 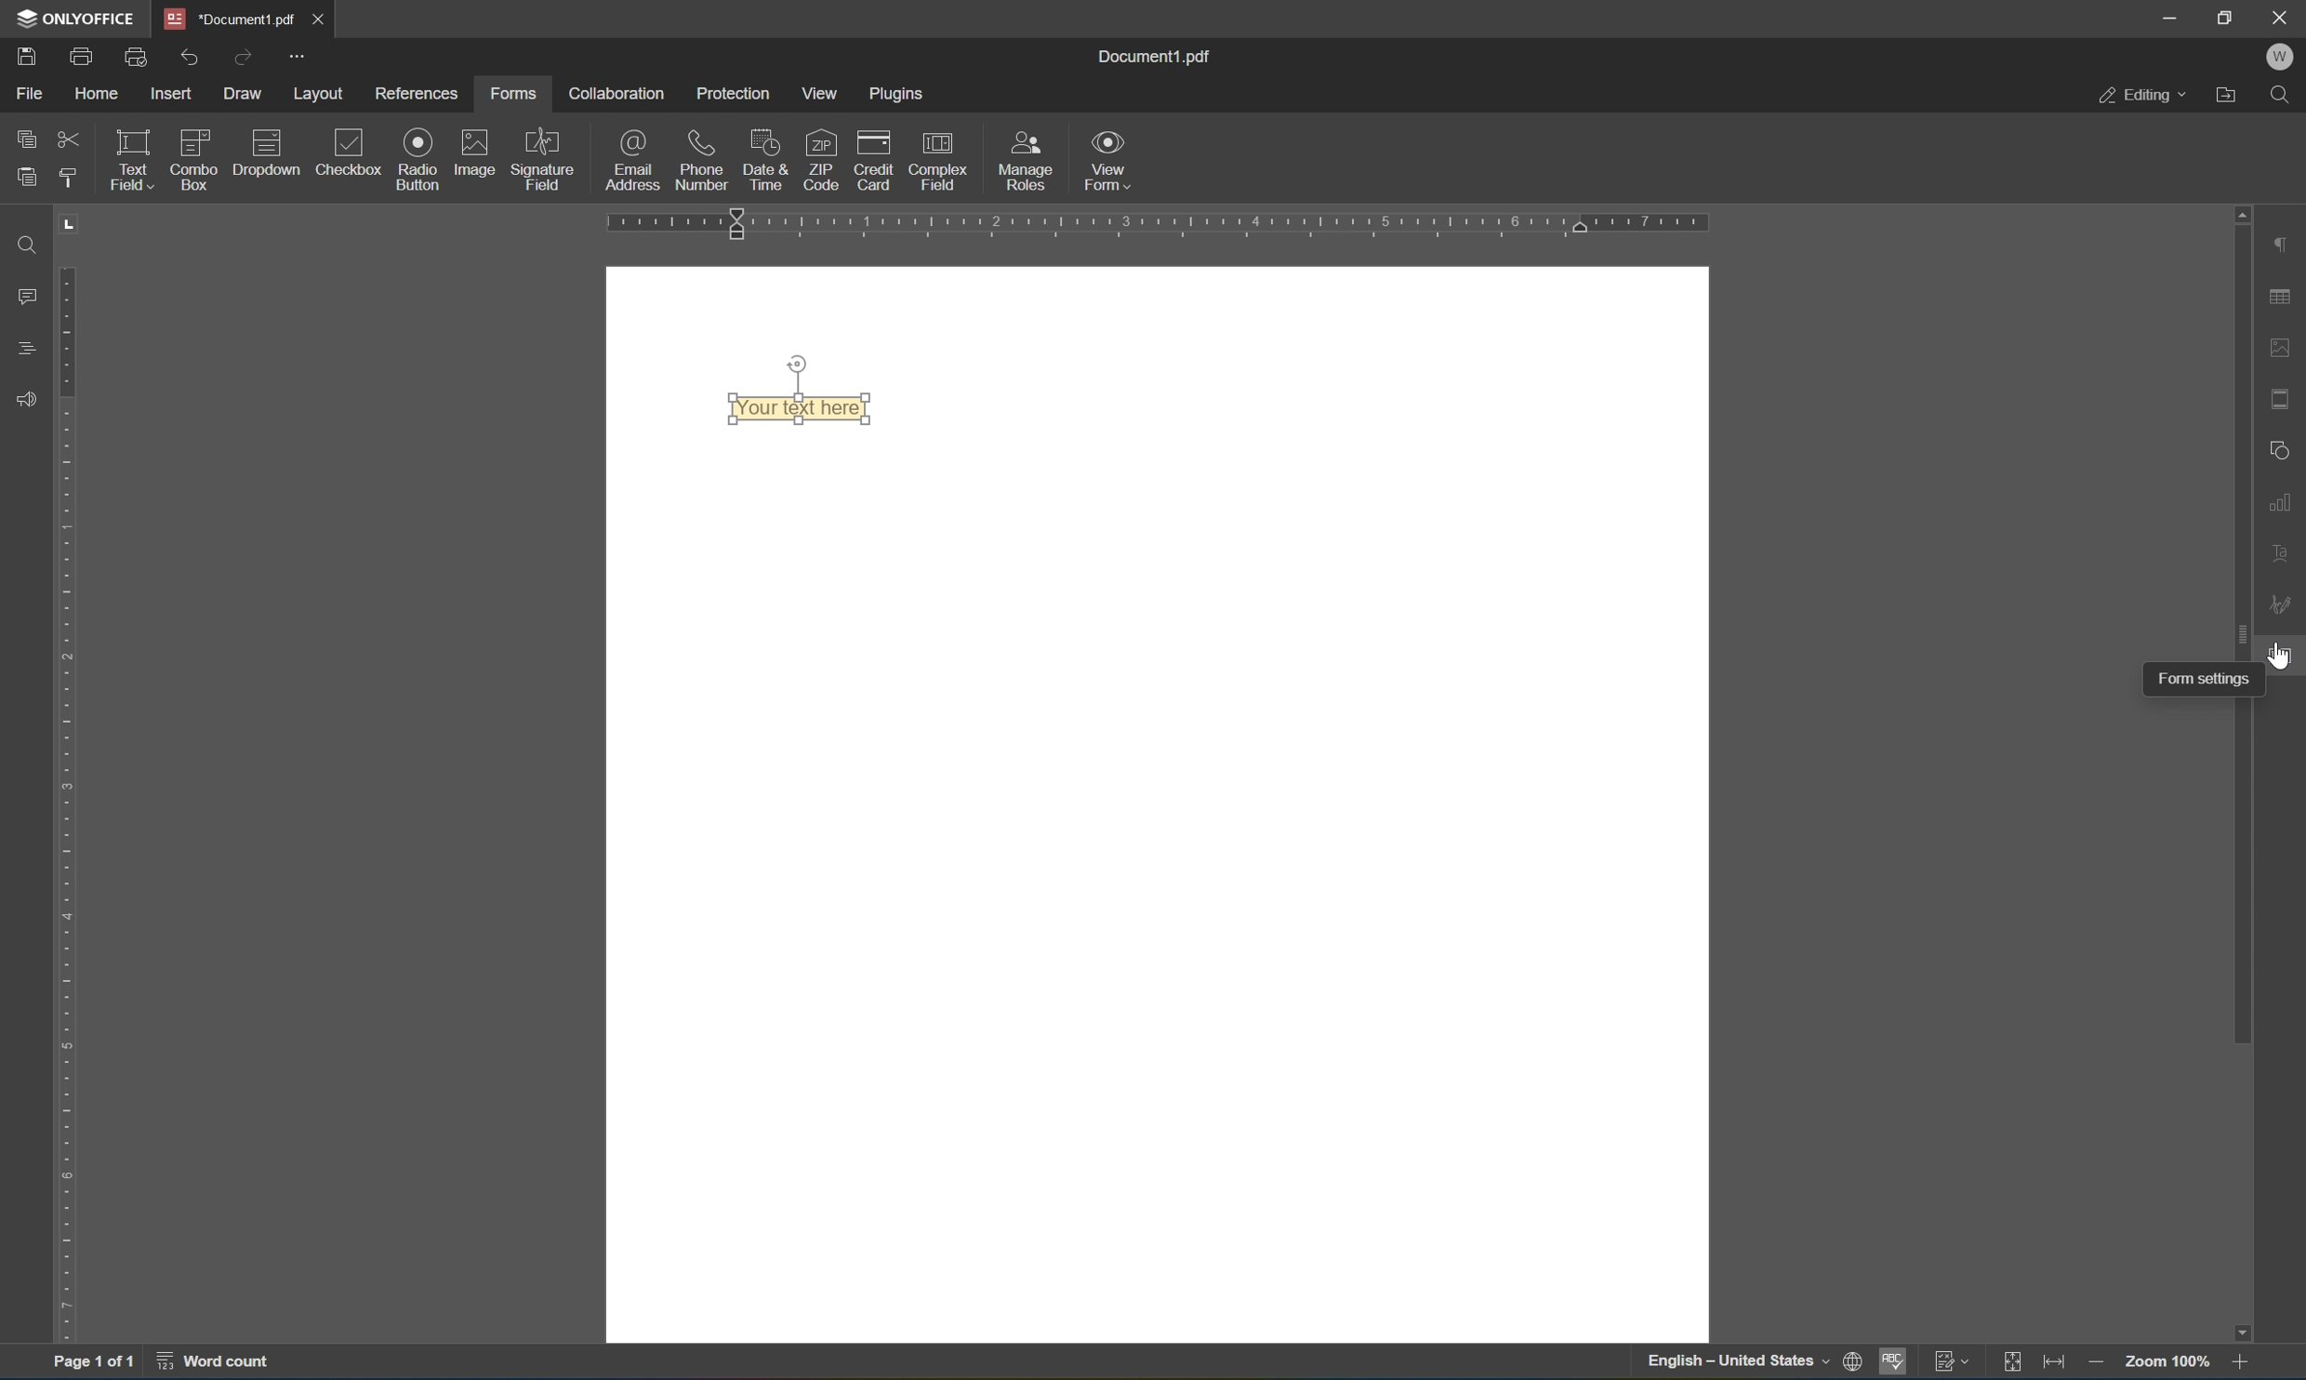 I want to click on image, so click(x=476, y=151).